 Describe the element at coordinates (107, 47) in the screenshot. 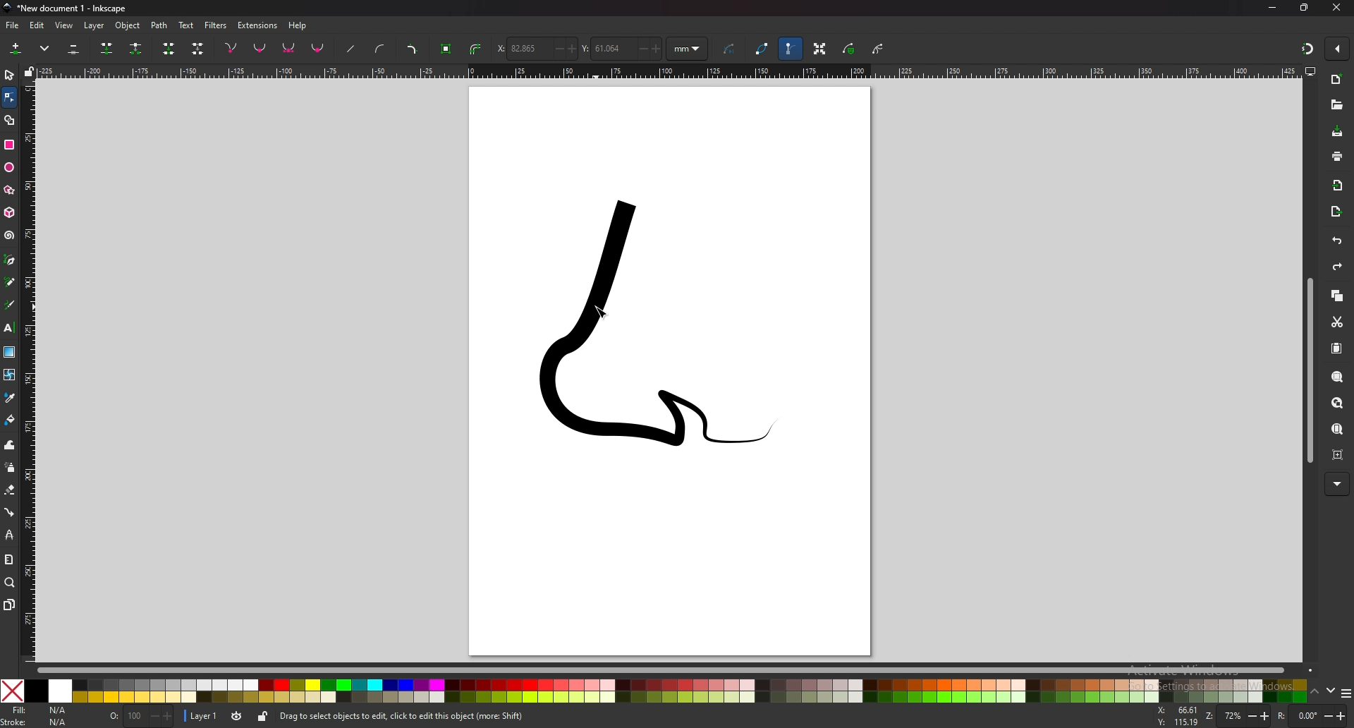

I see `join selected nodes` at that location.